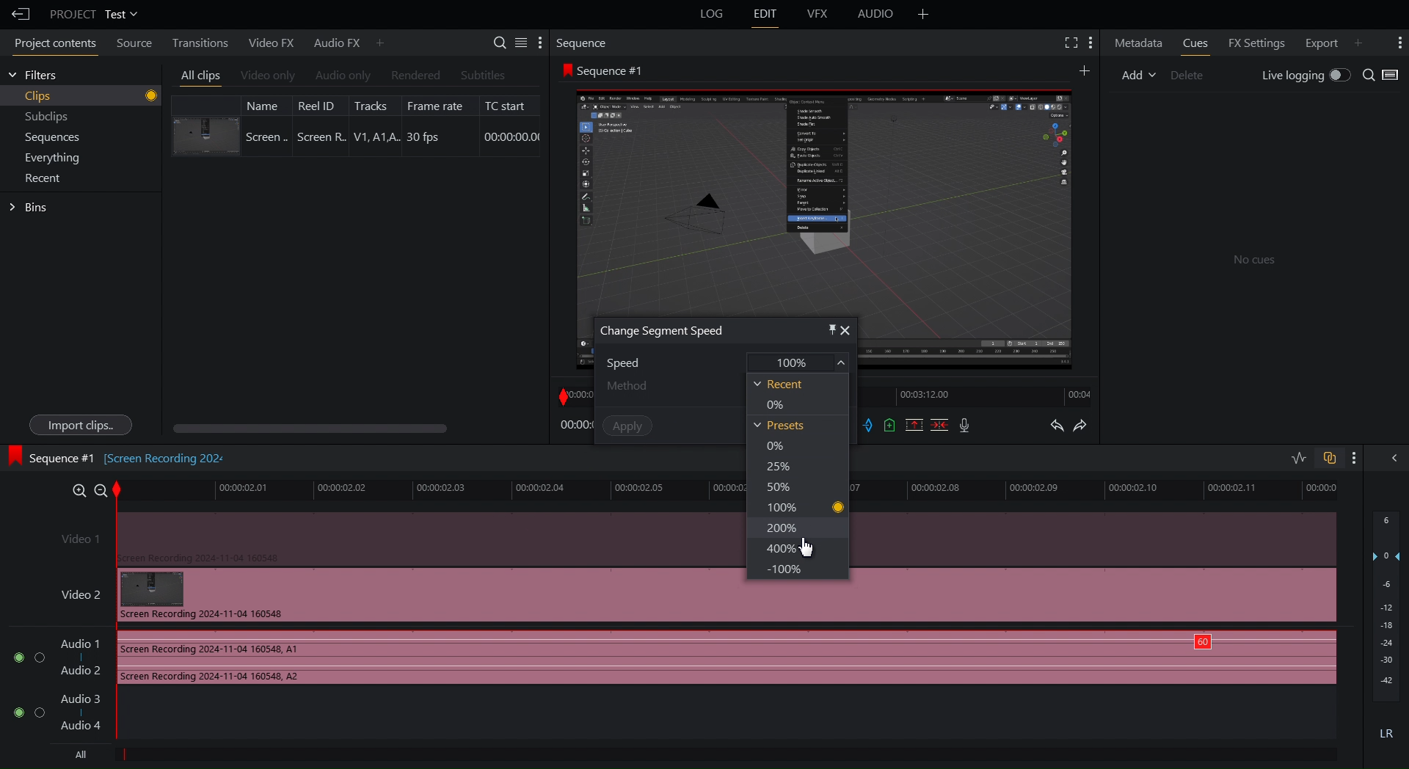 The image size is (1409, 769). Describe the element at coordinates (342, 76) in the screenshot. I see `Audio Only` at that location.